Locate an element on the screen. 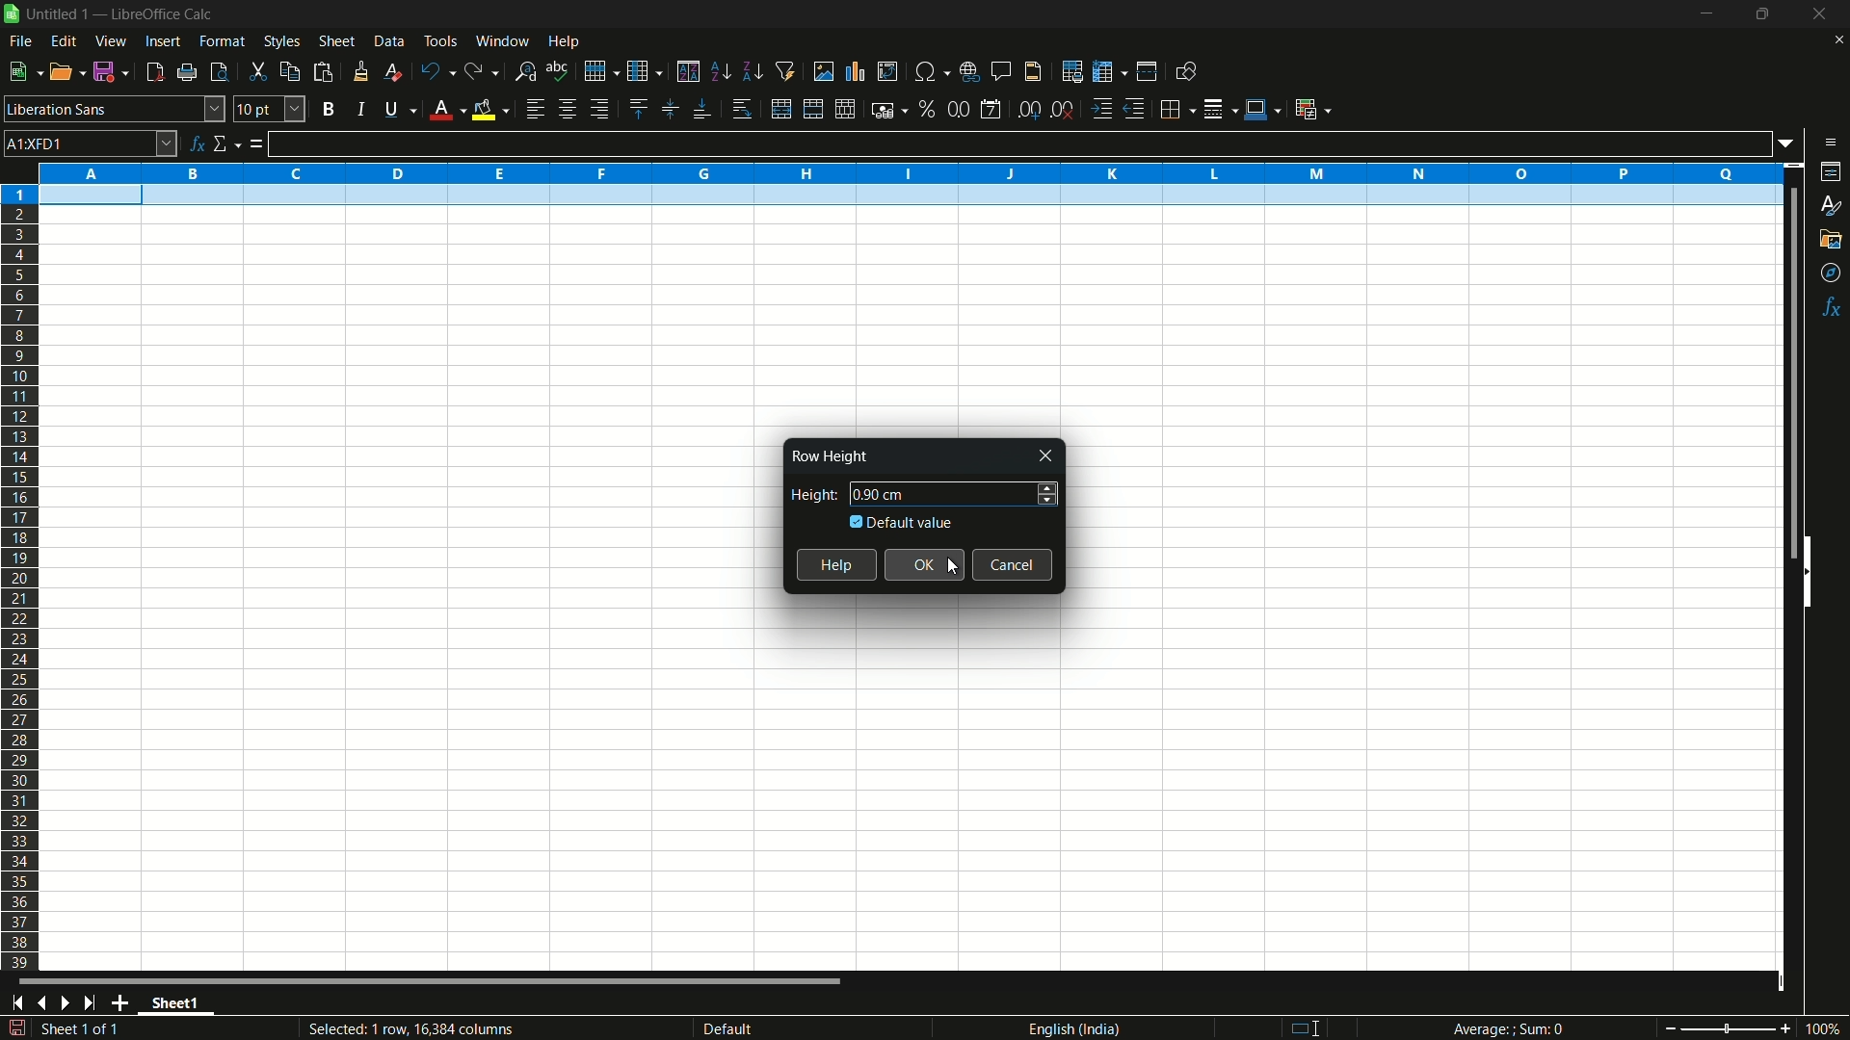 Image resolution: width=1850 pixels, height=1040 pixels. formula is located at coordinates (256, 145).